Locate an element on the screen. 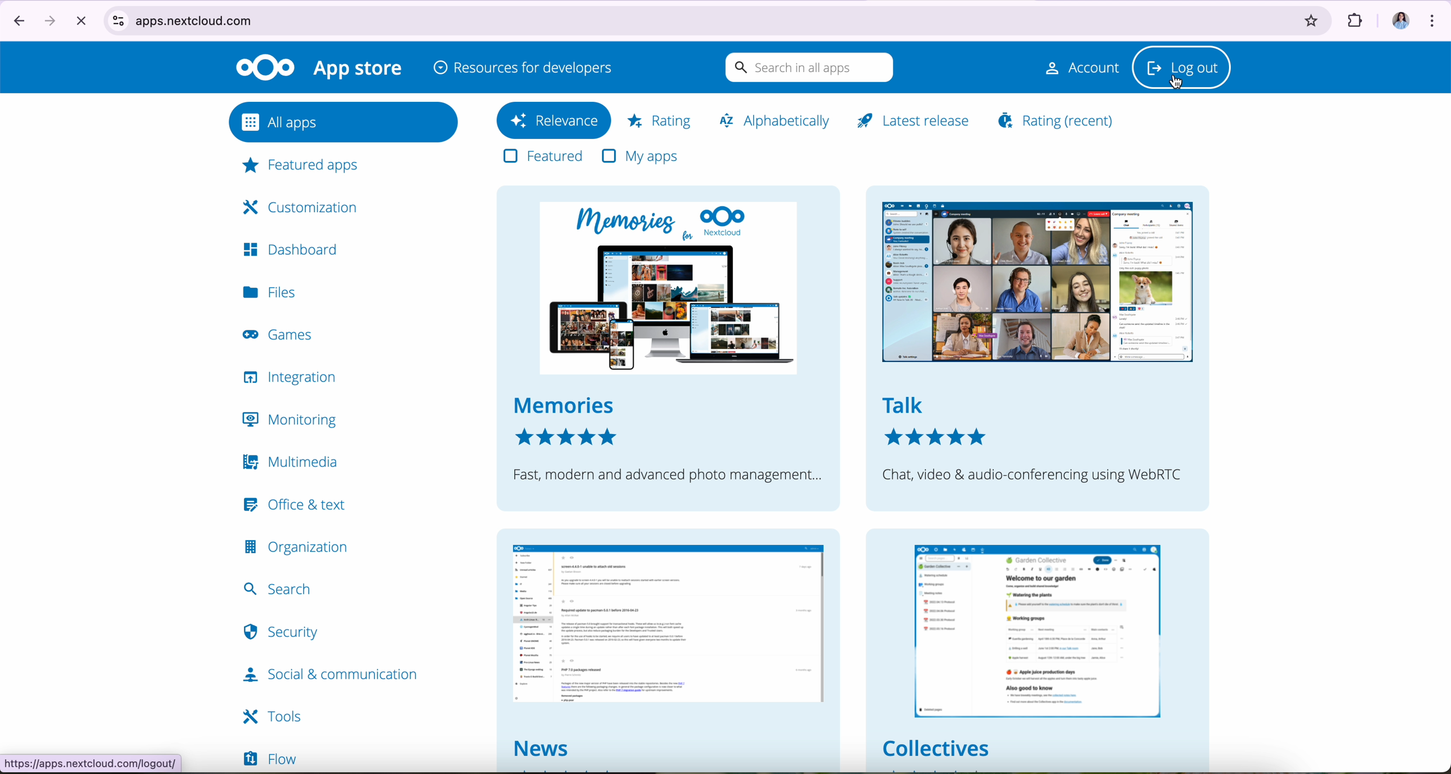  favorites is located at coordinates (1308, 21).